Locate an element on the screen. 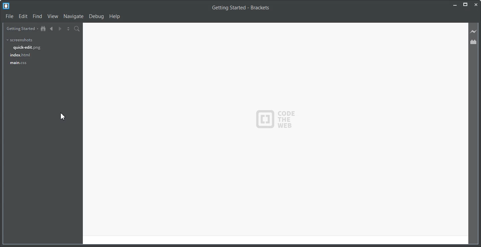 The image size is (481, 247). Split the editor vertically and Horizontally is located at coordinates (68, 28).